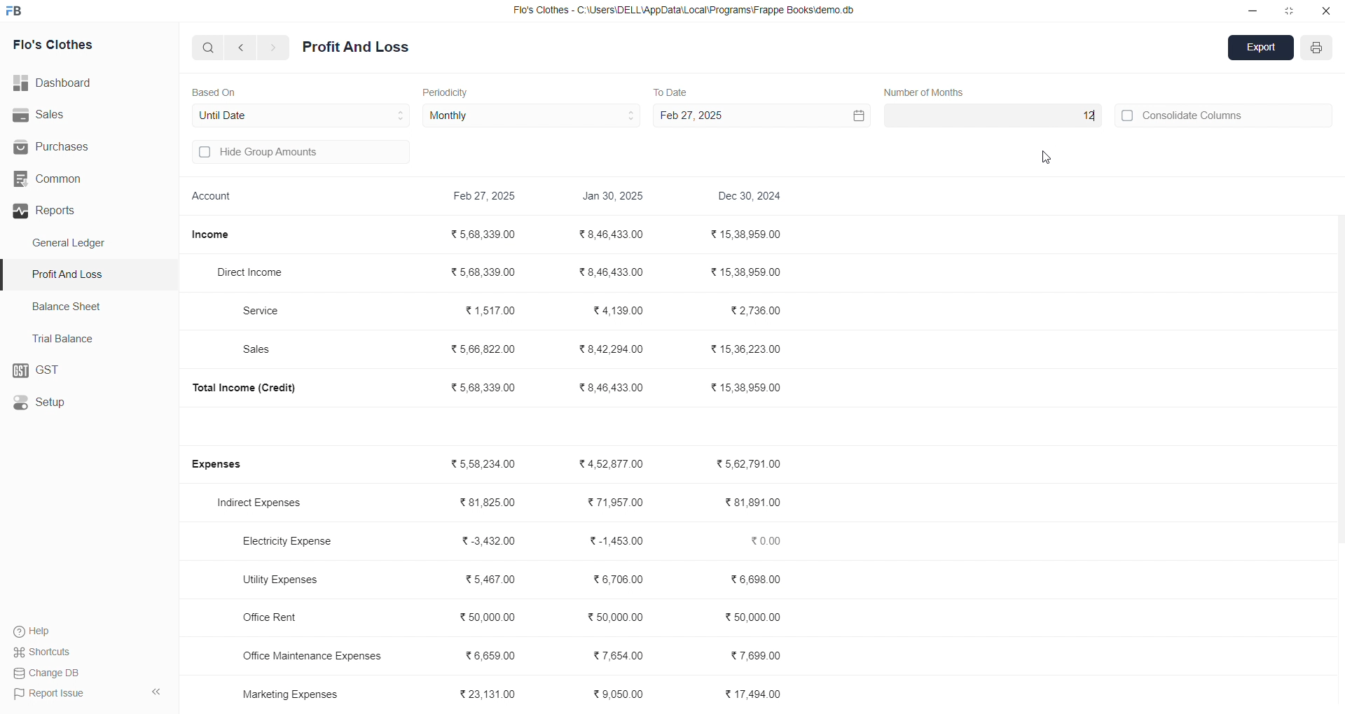 Image resolution: width=1345 pixels, height=714 pixels. What do you see at coordinates (209, 47) in the screenshot?
I see `search` at bounding box center [209, 47].